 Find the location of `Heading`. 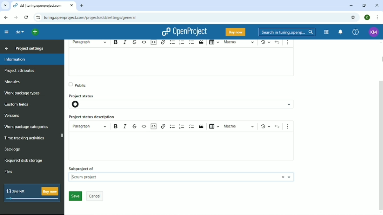

Heading is located at coordinates (90, 43).